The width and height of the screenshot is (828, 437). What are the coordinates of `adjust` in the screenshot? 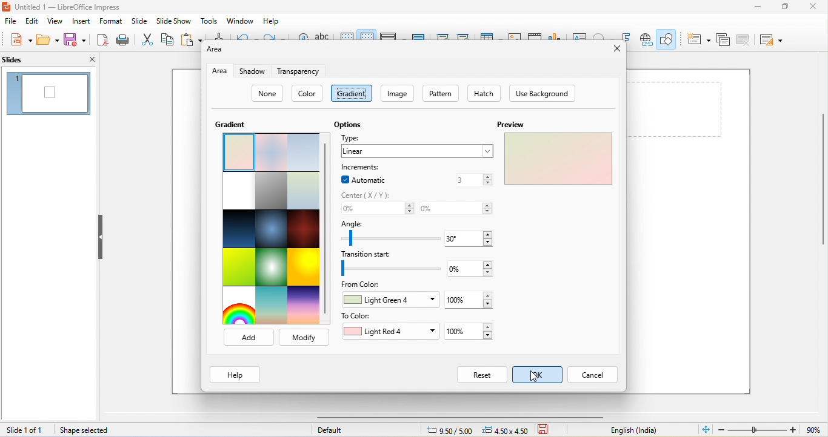 It's located at (408, 208).